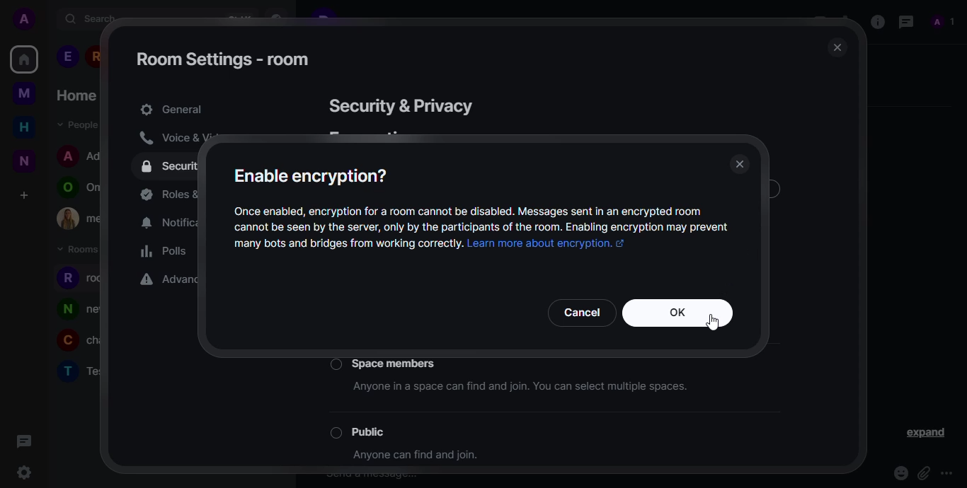 This screenshot has height=488, width=967. I want to click on space members button, so click(387, 363).